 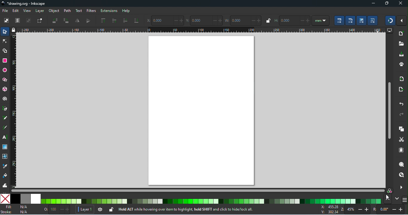 What do you see at coordinates (136, 21) in the screenshot?
I see `lower to botton` at bounding box center [136, 21].